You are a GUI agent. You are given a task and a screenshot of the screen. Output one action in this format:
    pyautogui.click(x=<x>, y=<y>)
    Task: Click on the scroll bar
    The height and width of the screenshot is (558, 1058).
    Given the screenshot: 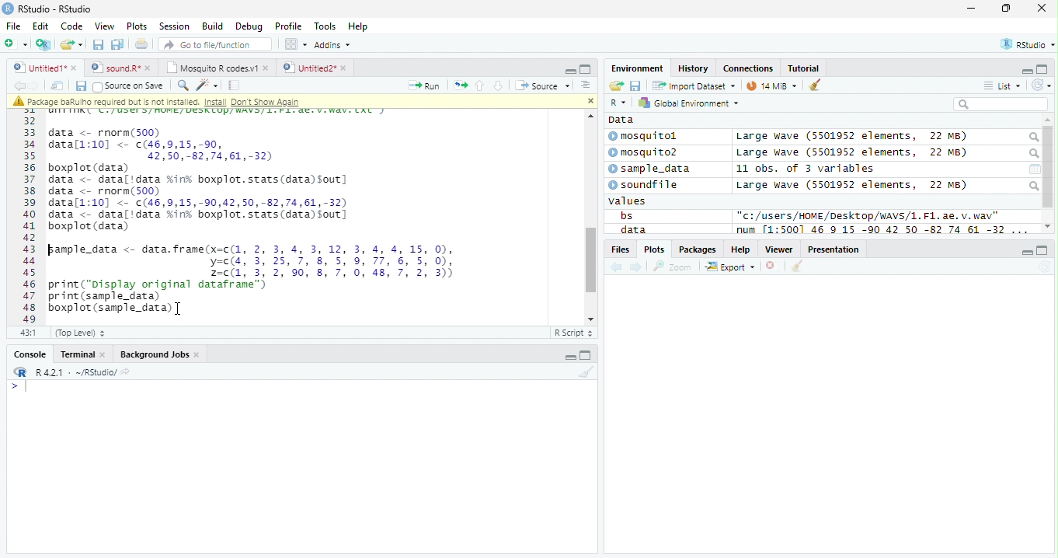 What is the action you would take?
    pyautogui.click(x=1049, y=167)
    